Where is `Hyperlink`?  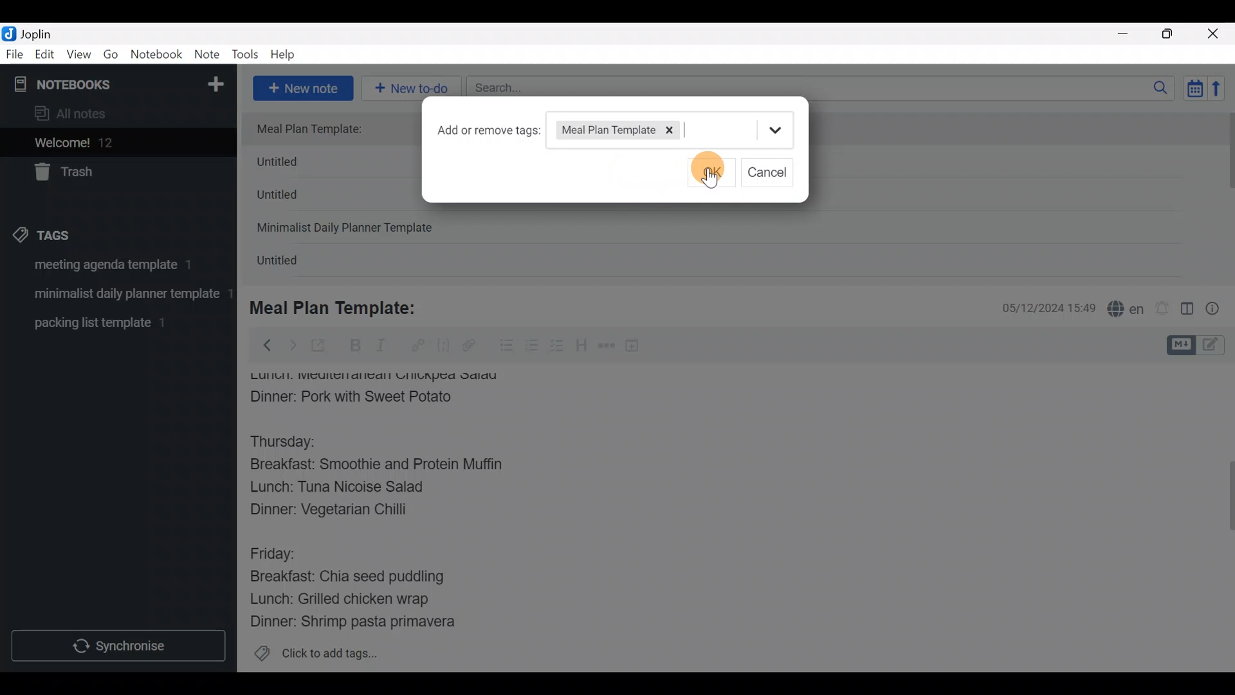
Hyperlink is located at coordinates (418, 346).